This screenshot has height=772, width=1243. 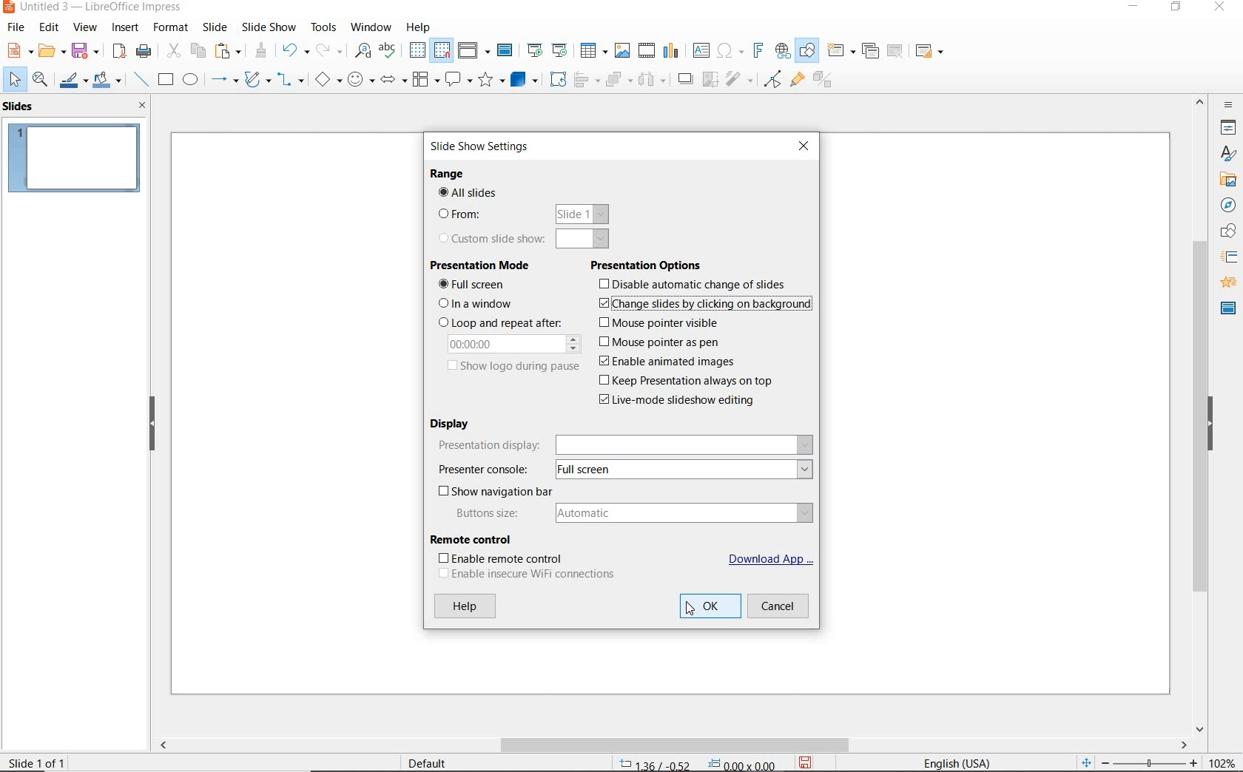 I want to click on FILL COLOR, so click(x=107, y=81).